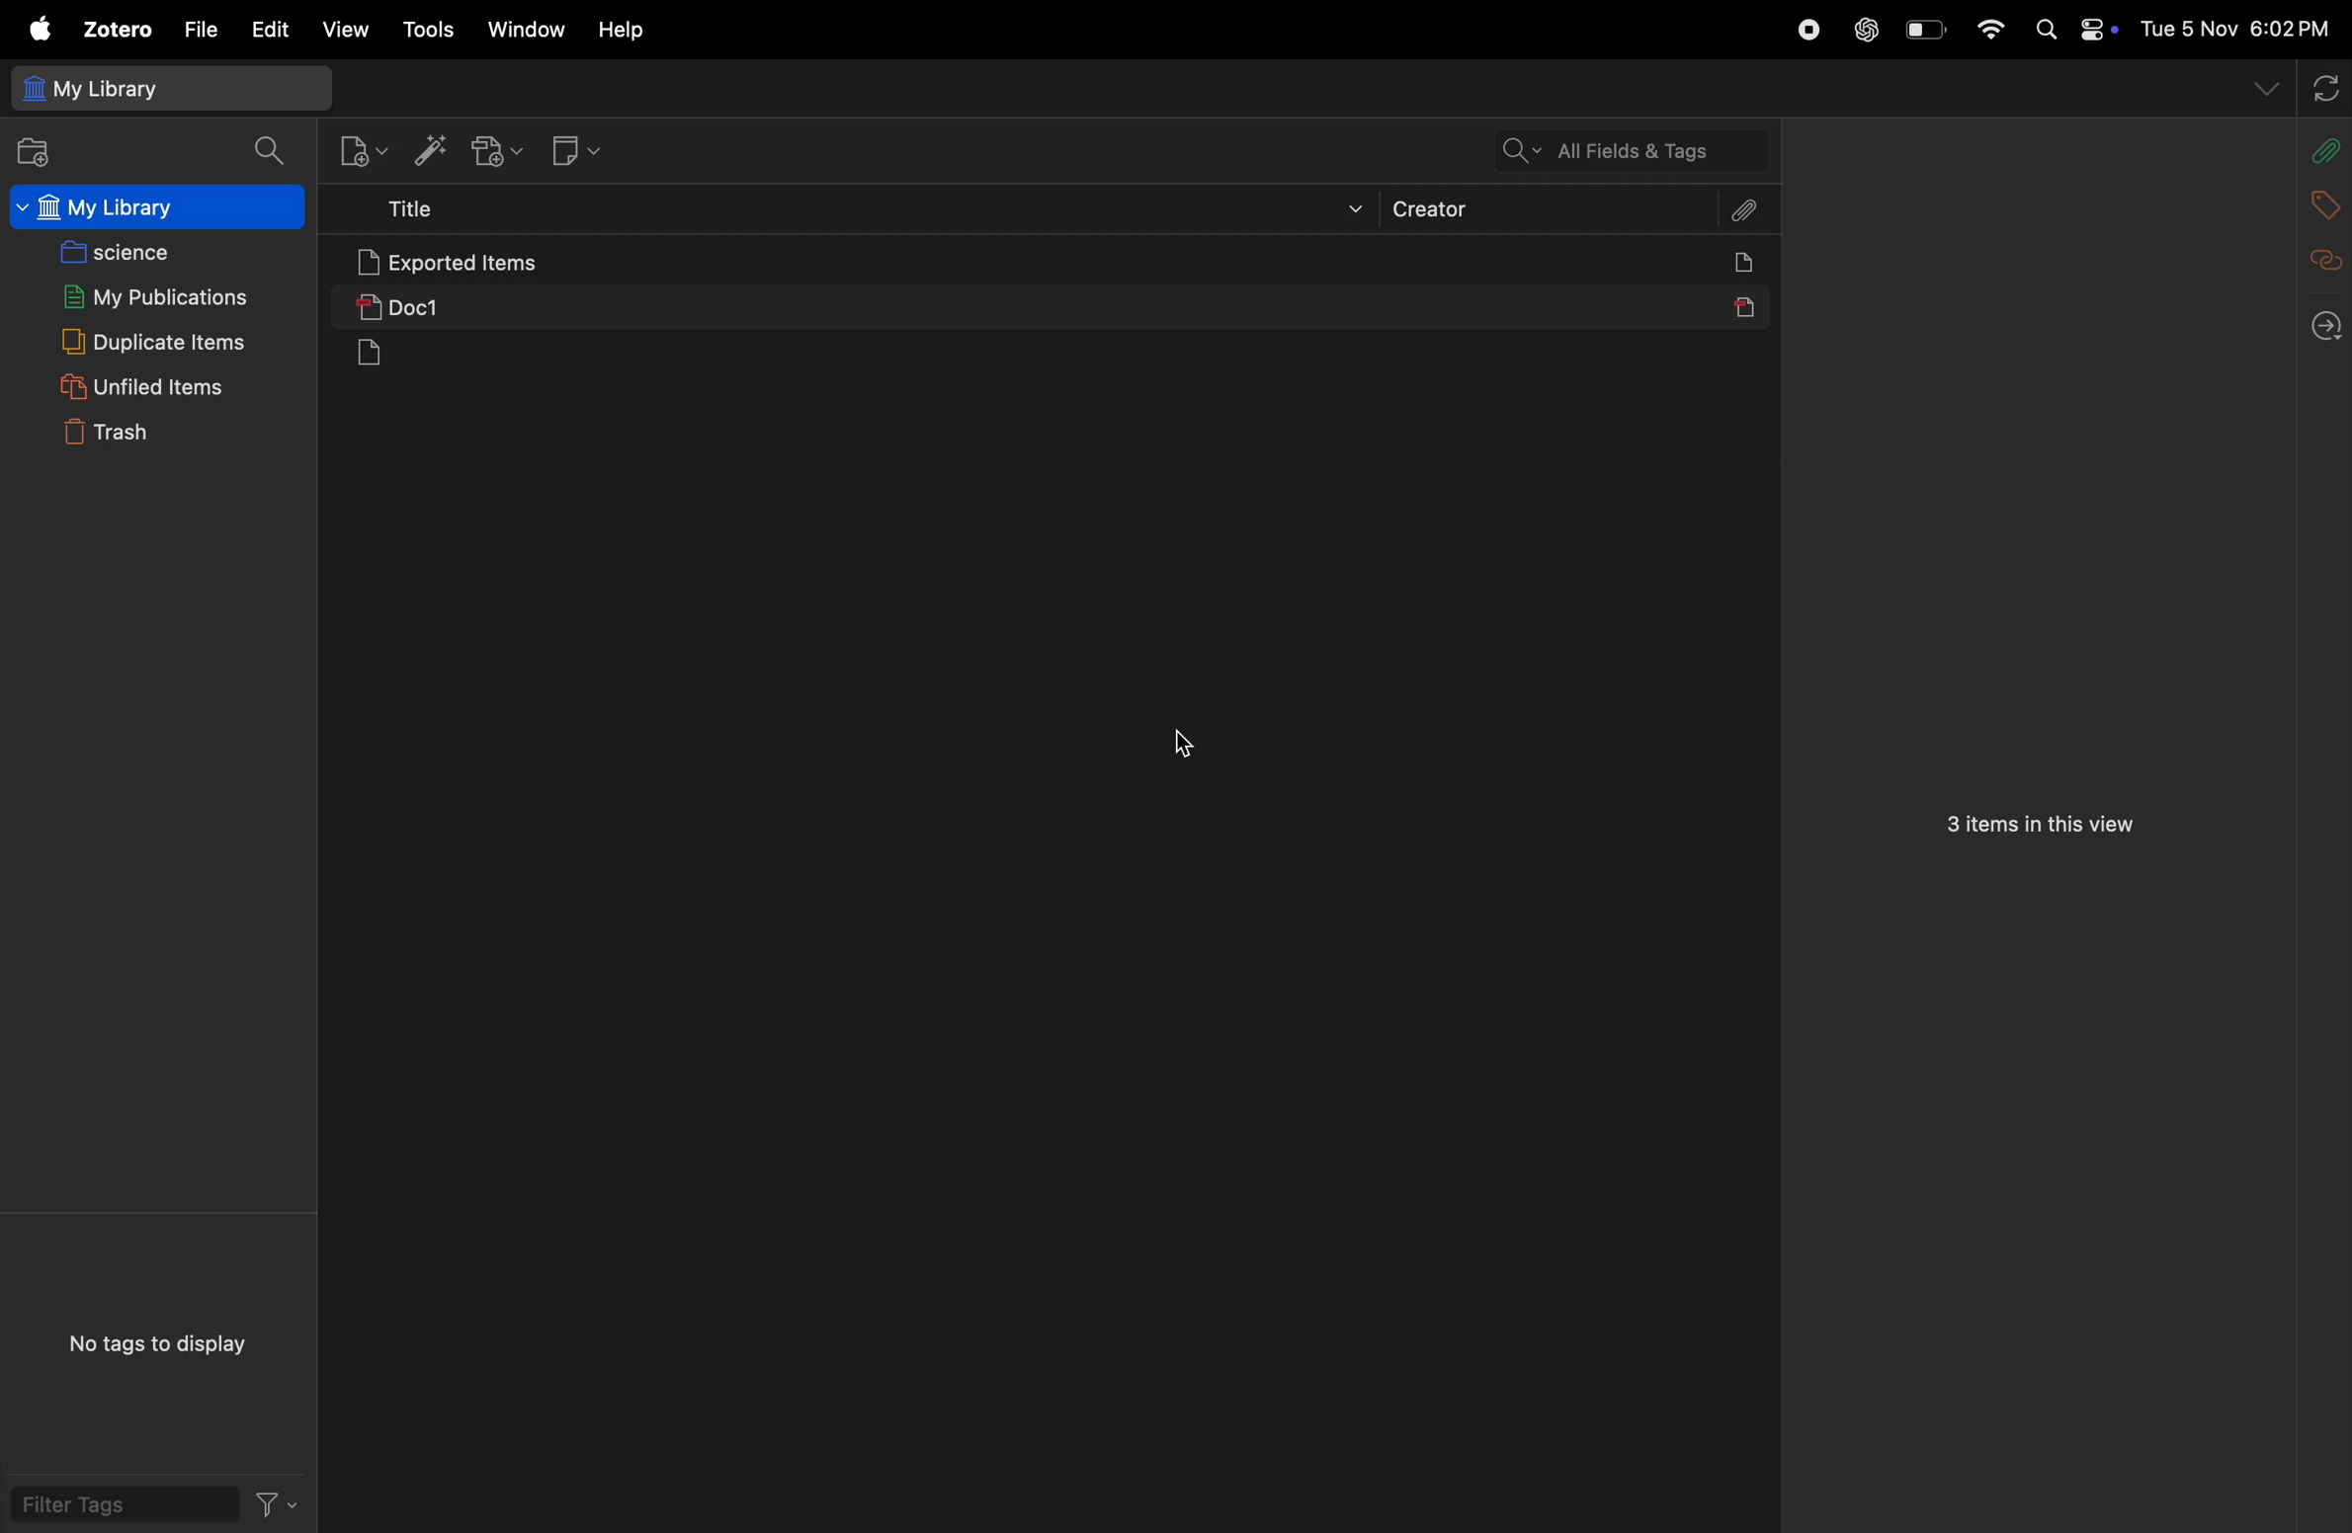 This screenshot has height=1533, width=2352. Describe the element at coordinates (1760, 263) in the screenshot. I see `docs` at that location.